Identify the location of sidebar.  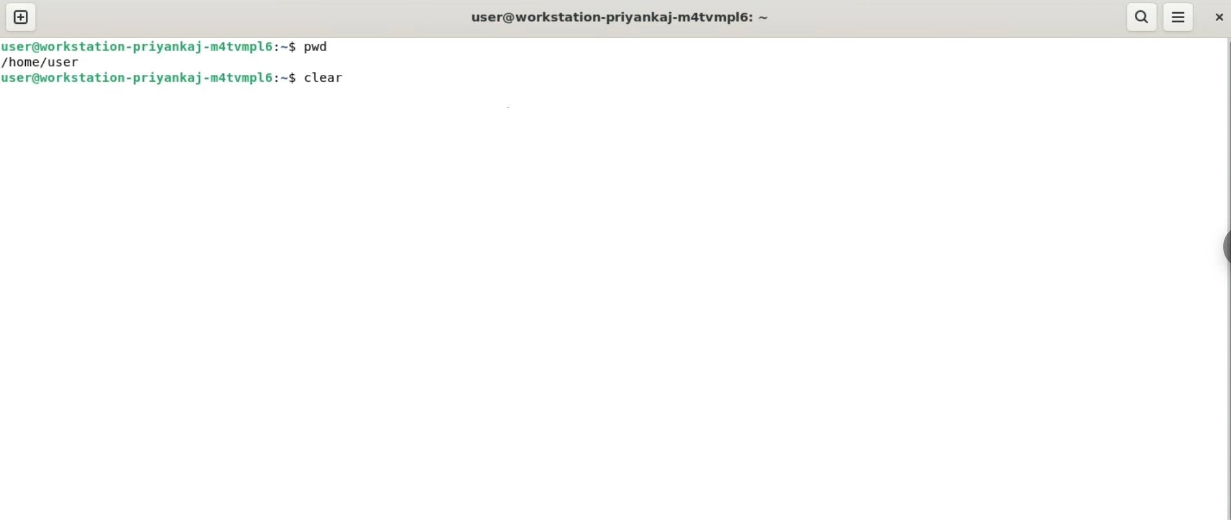
(1222, 247).